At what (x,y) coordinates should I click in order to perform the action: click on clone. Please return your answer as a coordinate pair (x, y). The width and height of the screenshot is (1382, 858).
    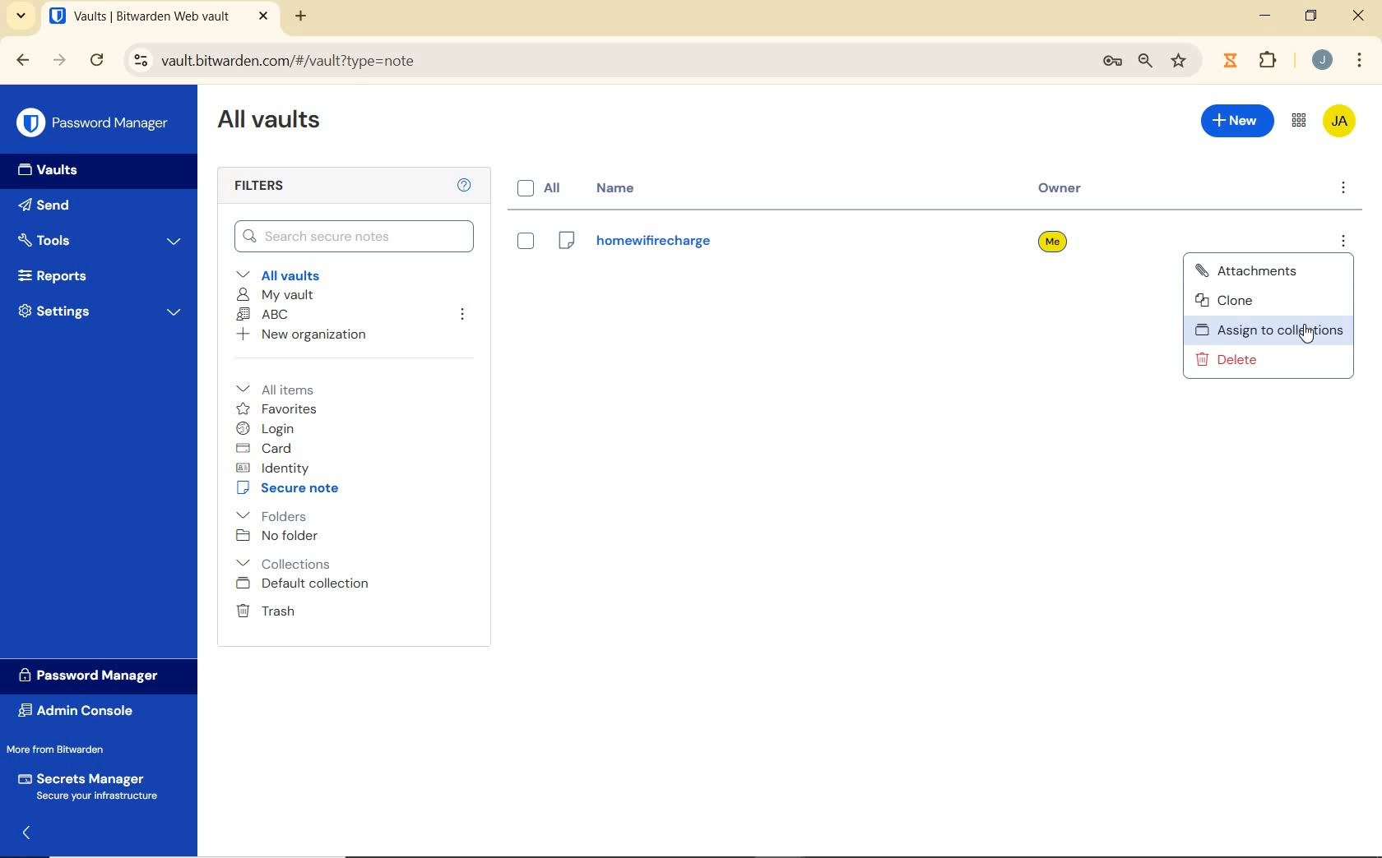
    Looking at the image, I should click on (1228, 299).